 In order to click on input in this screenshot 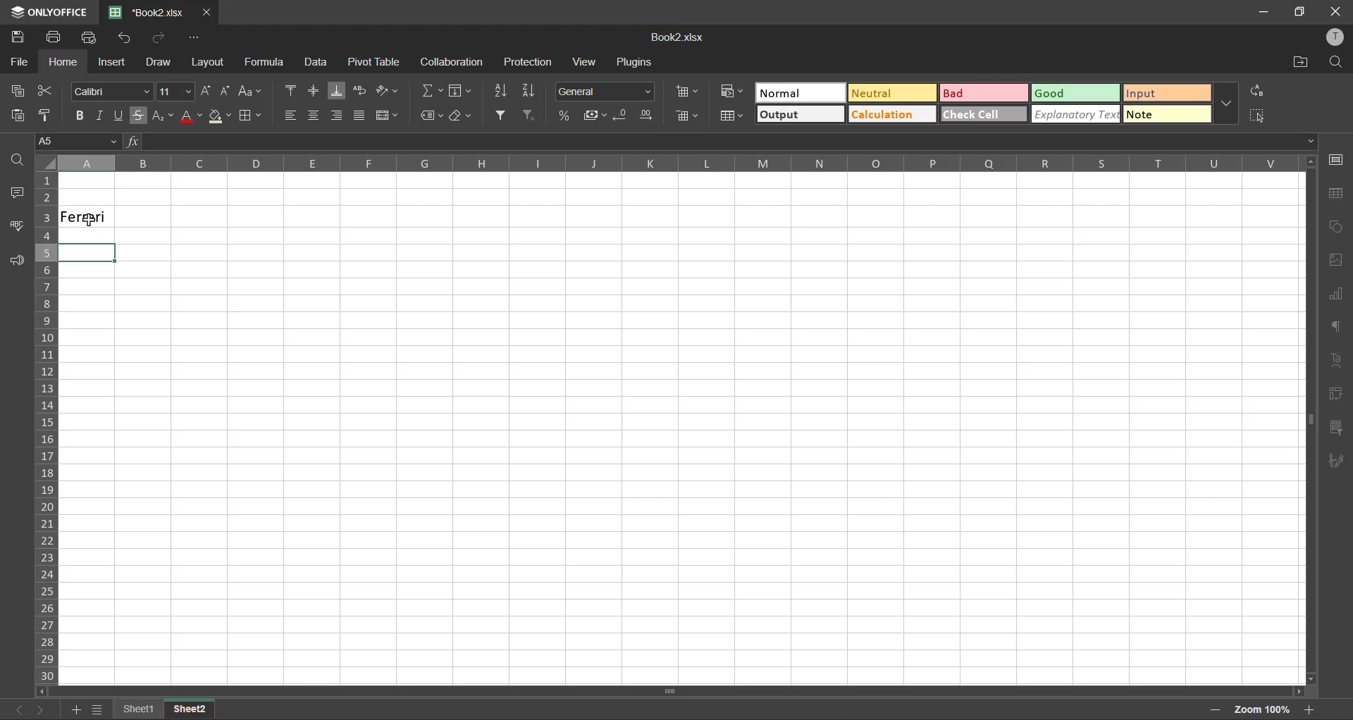, I will do `click(1168, 94)`.